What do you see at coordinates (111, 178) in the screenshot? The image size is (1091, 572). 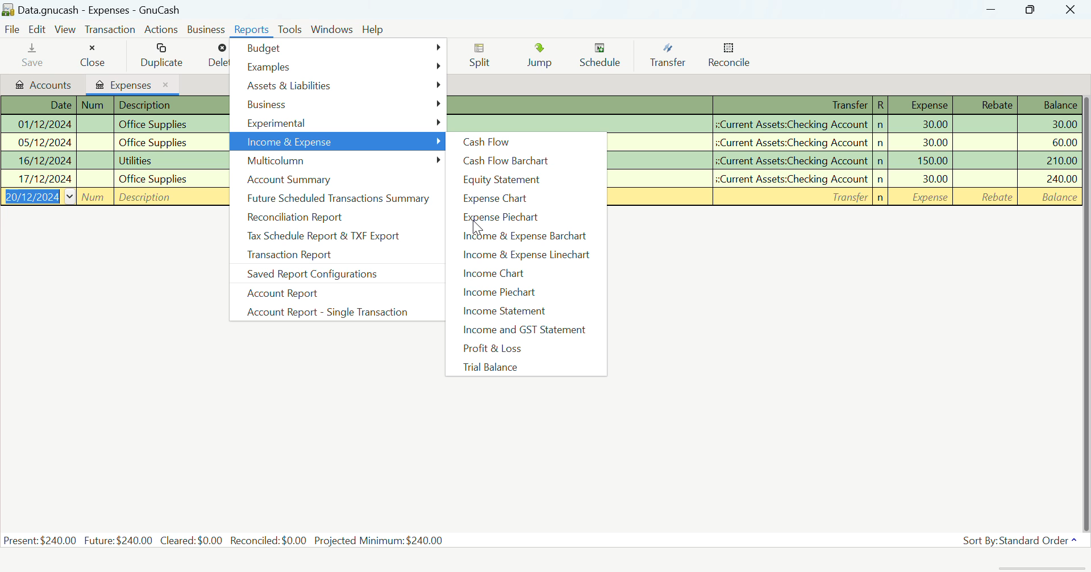 I see `Office Supplies Transaction` at bounding box center [111, 178].